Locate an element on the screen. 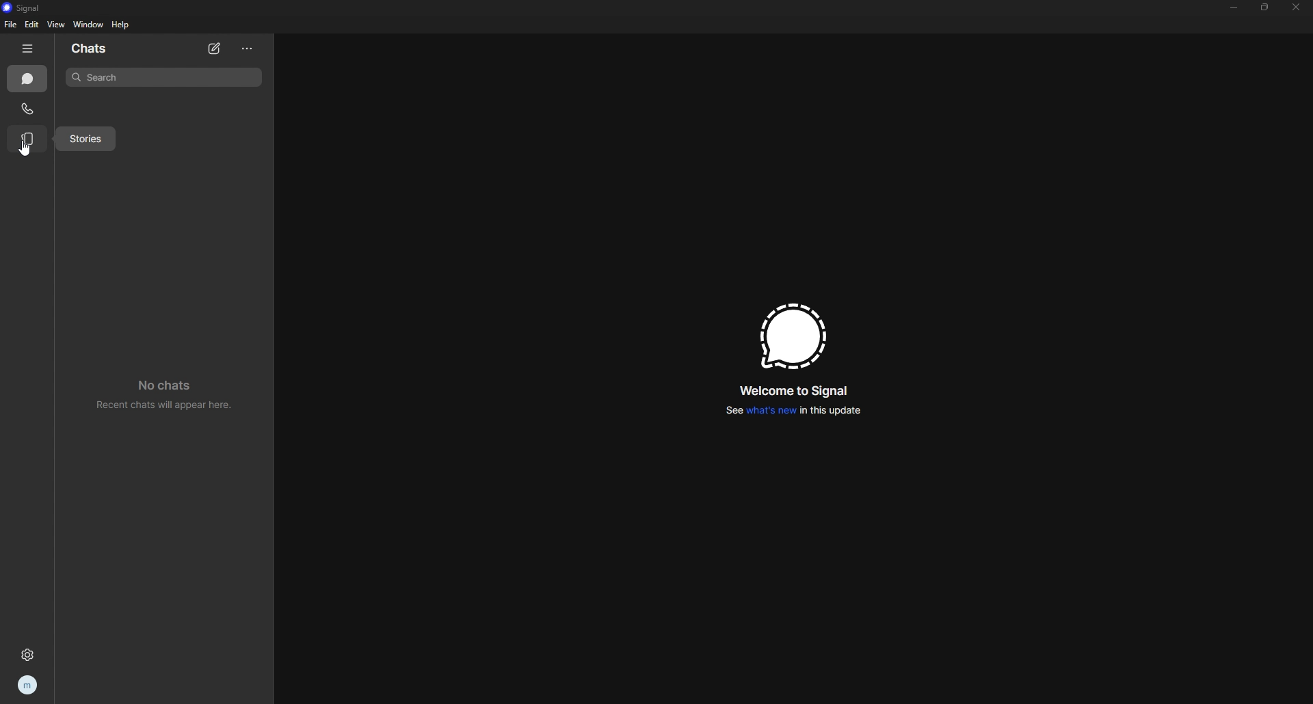 Image resolution: width=1313 pixels, height=704 pixels. resize is located at coordinates (1266, 7).